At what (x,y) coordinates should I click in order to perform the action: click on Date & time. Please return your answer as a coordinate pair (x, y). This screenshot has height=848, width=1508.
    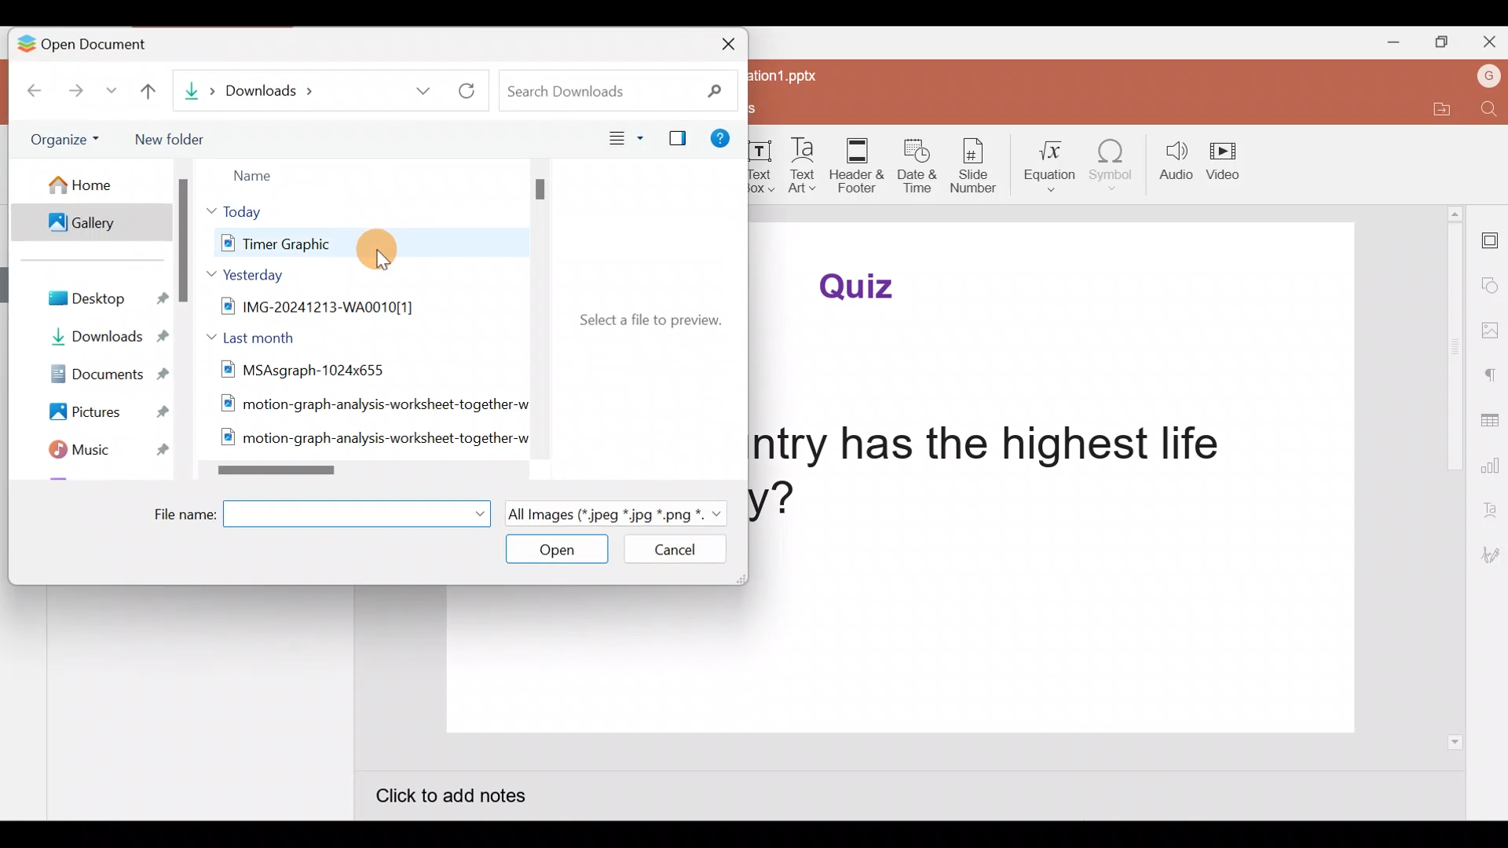
    Looking at the image, I should click on (919, 169).